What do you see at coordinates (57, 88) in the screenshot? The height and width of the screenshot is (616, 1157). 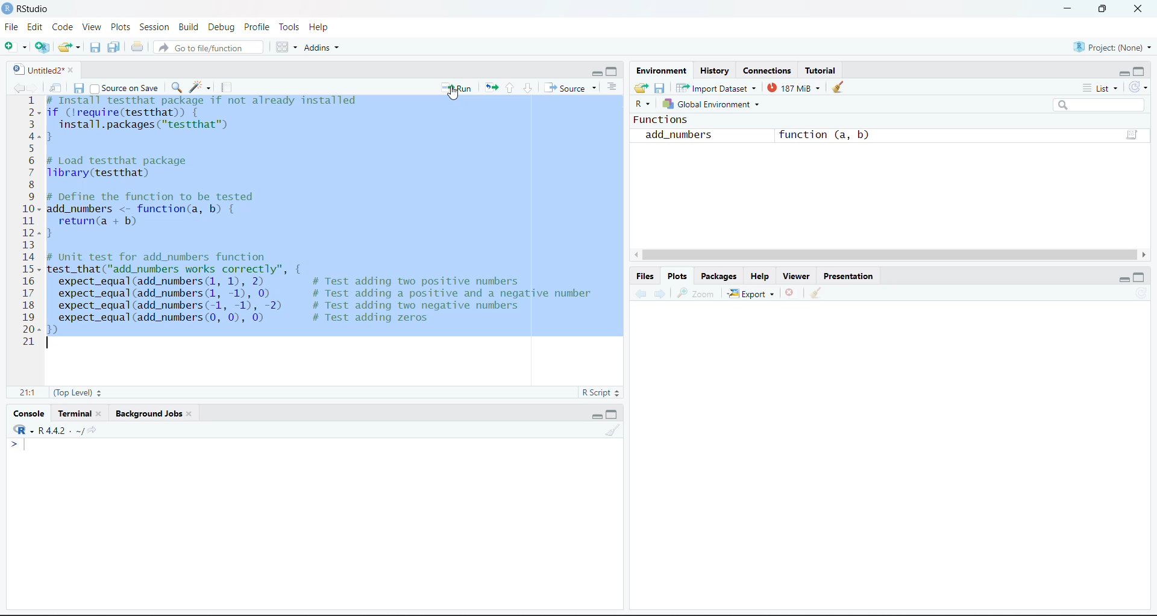 I see `show in new window` at bounding box center [57, 88].